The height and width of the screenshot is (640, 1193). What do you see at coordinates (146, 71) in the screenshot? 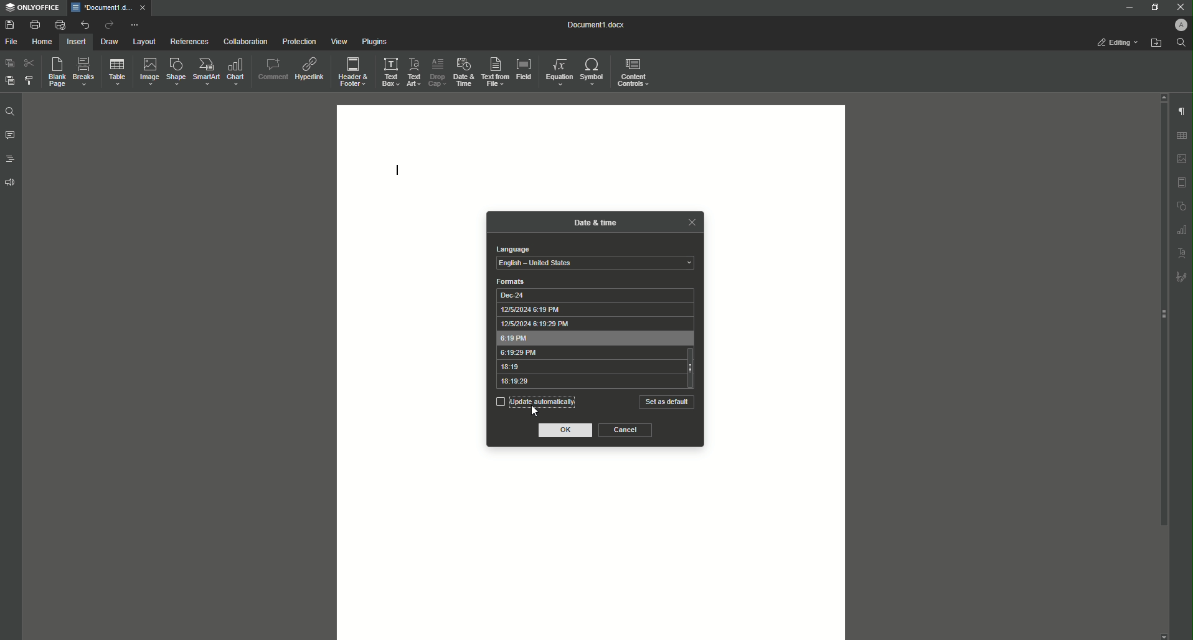
I see `Image` at bounding box center [146, 71].